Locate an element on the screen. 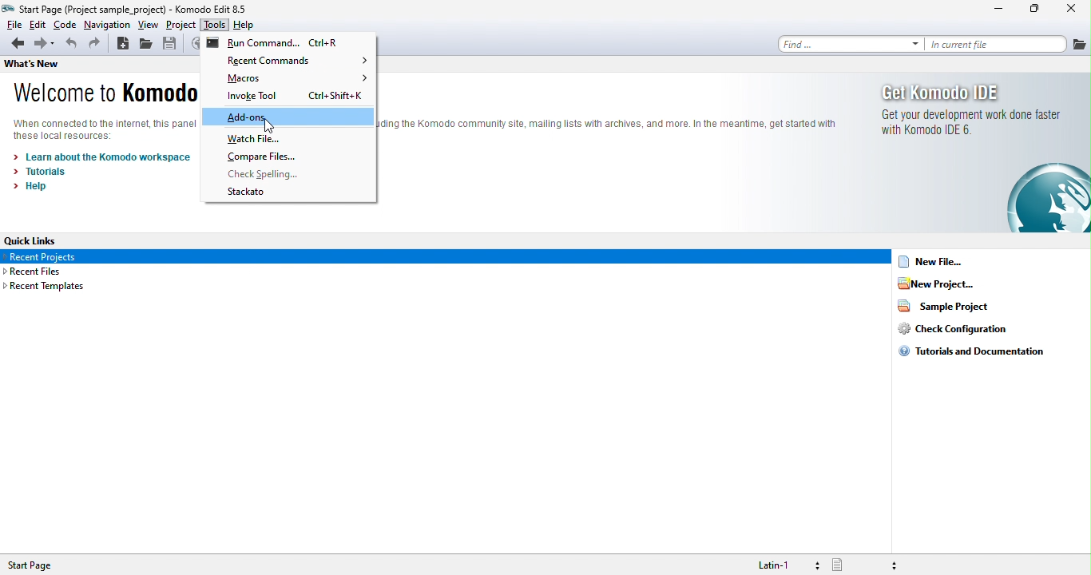  text is located at coordinates (609, 122).